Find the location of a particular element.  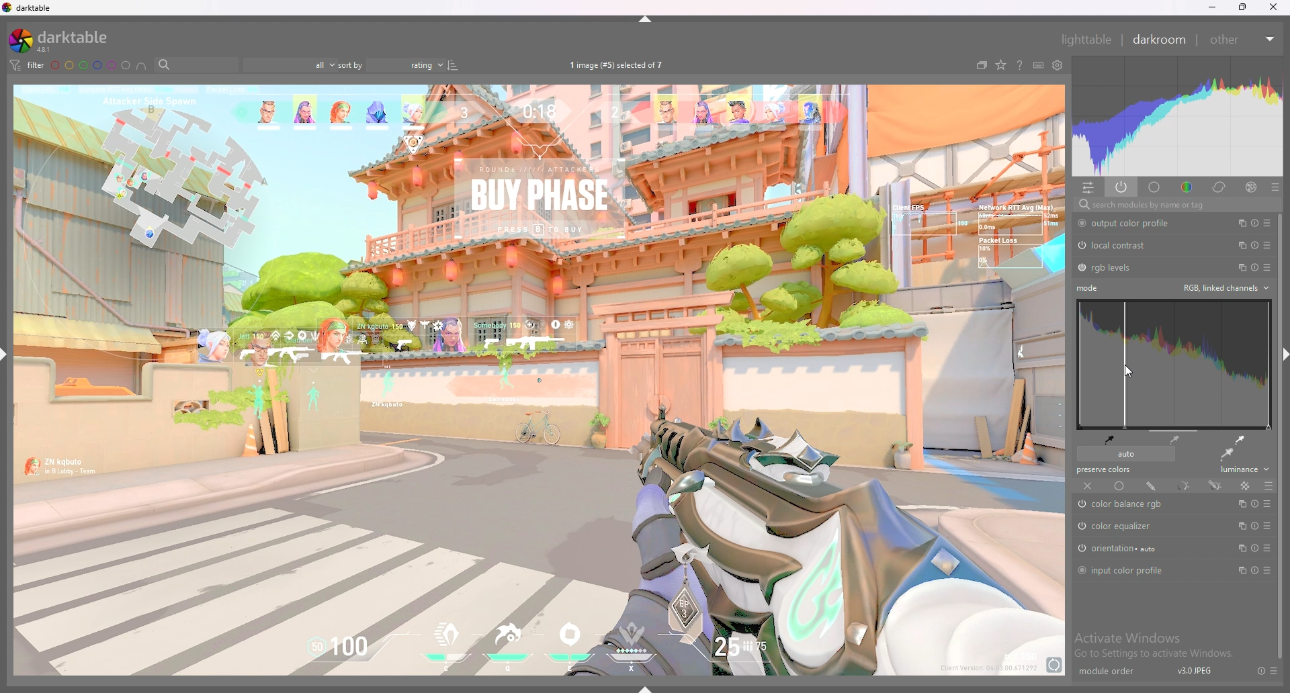

correct is located at coordinates (1219, 187).